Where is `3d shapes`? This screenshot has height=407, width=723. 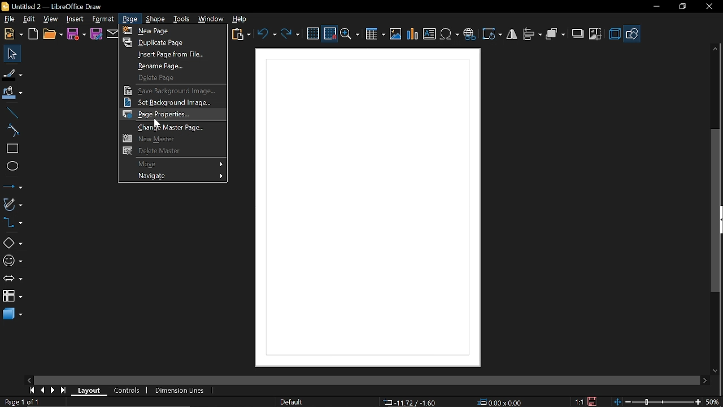
3d shapes is located at coordinates (12, 314).